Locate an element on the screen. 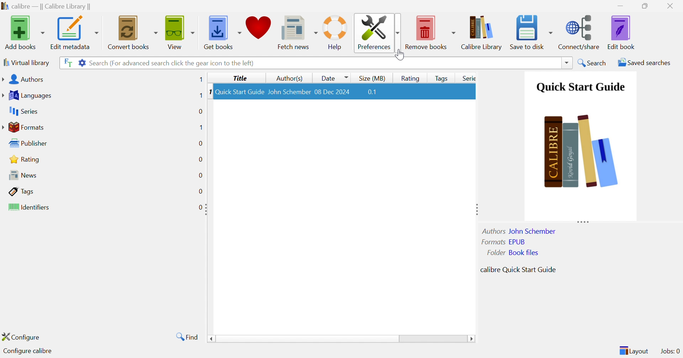  Folder Book Files is located at coordinates (513, 253).